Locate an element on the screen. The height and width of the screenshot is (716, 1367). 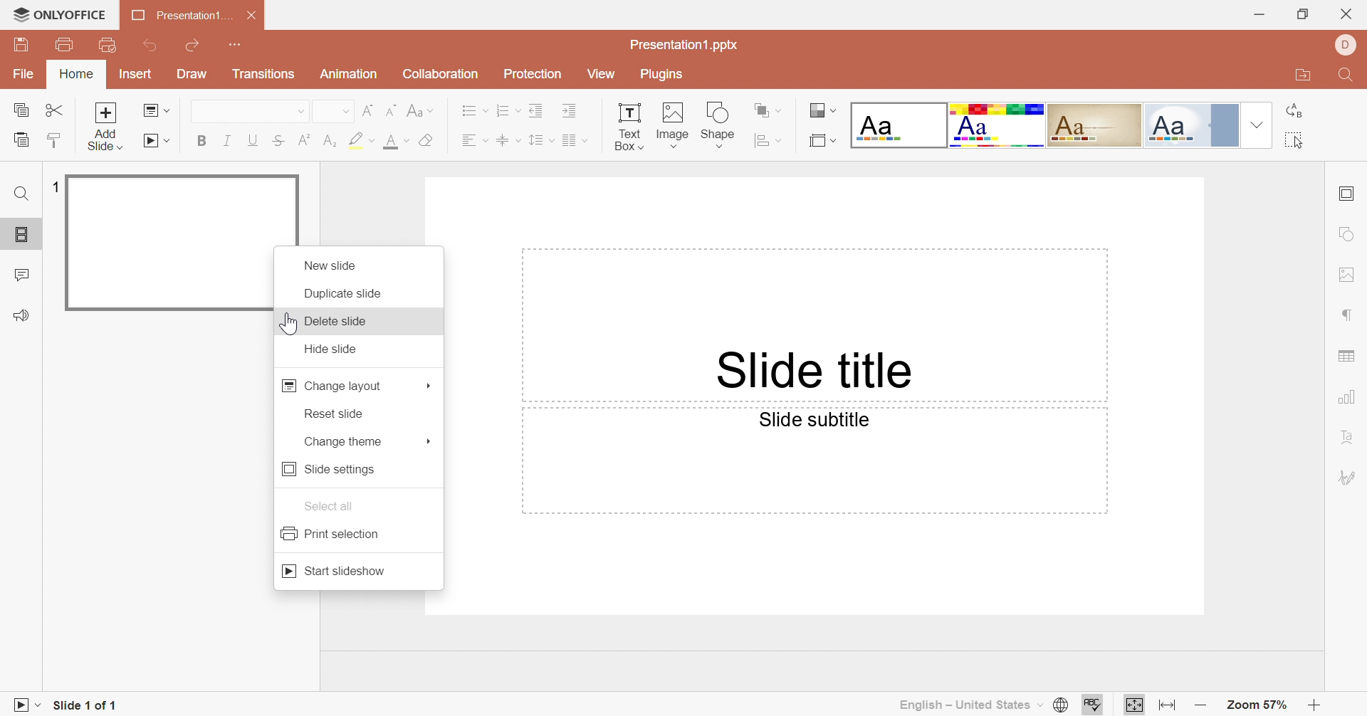
Text Art settings is located at coordinates (1349, 433).